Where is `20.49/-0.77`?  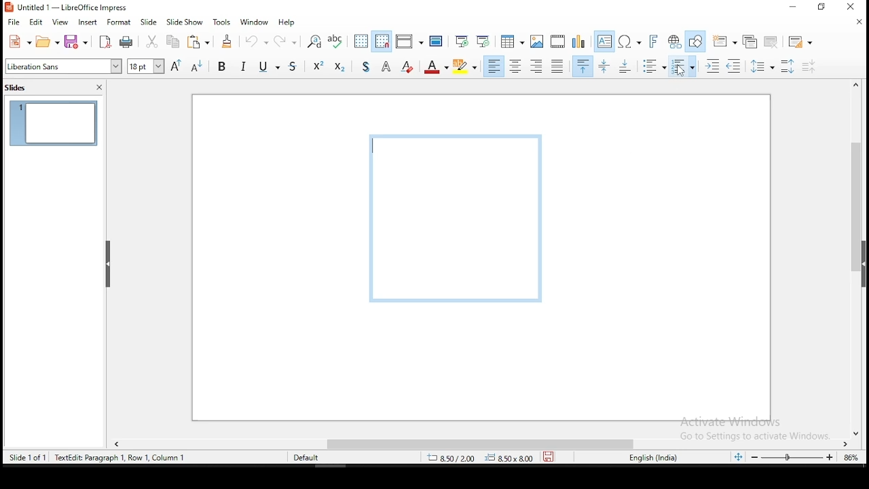 20.49/-0.77 is located at coordinates (454, 459).